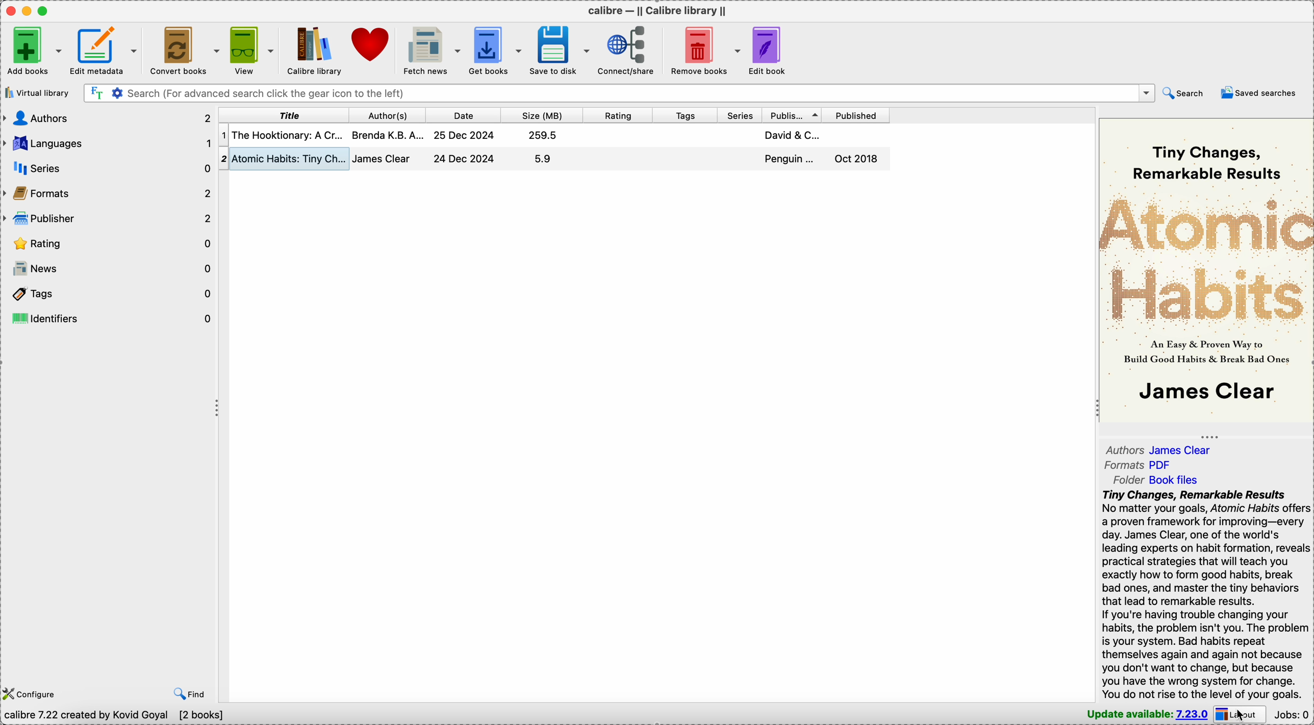  Describe the element at coordinates (284, 115) in the screenshot. I see `title` at that location.